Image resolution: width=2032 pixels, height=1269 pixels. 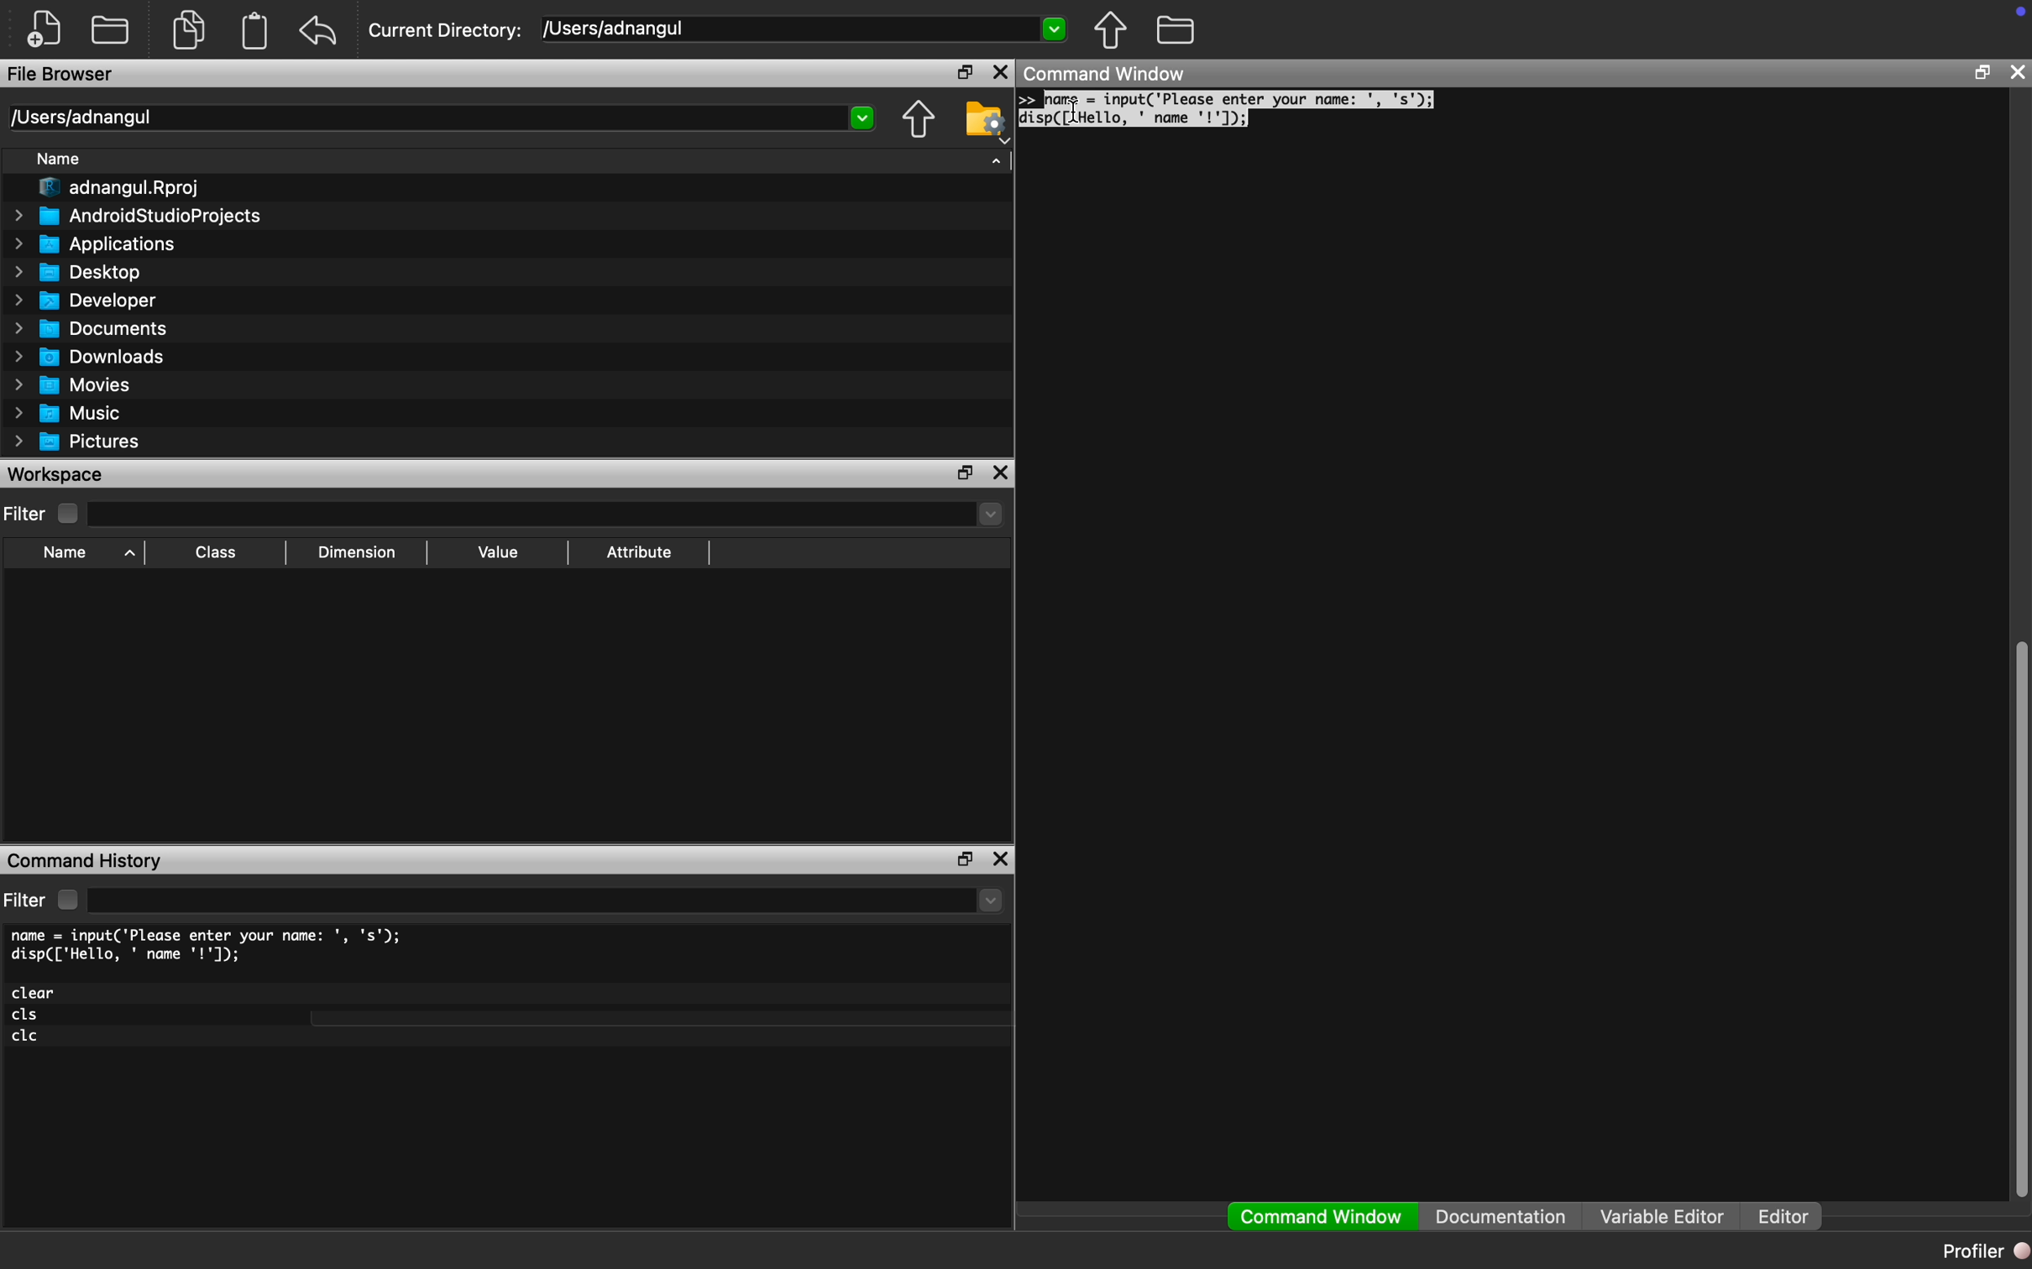 I want to click on maximize, so click(x=961, y=70).